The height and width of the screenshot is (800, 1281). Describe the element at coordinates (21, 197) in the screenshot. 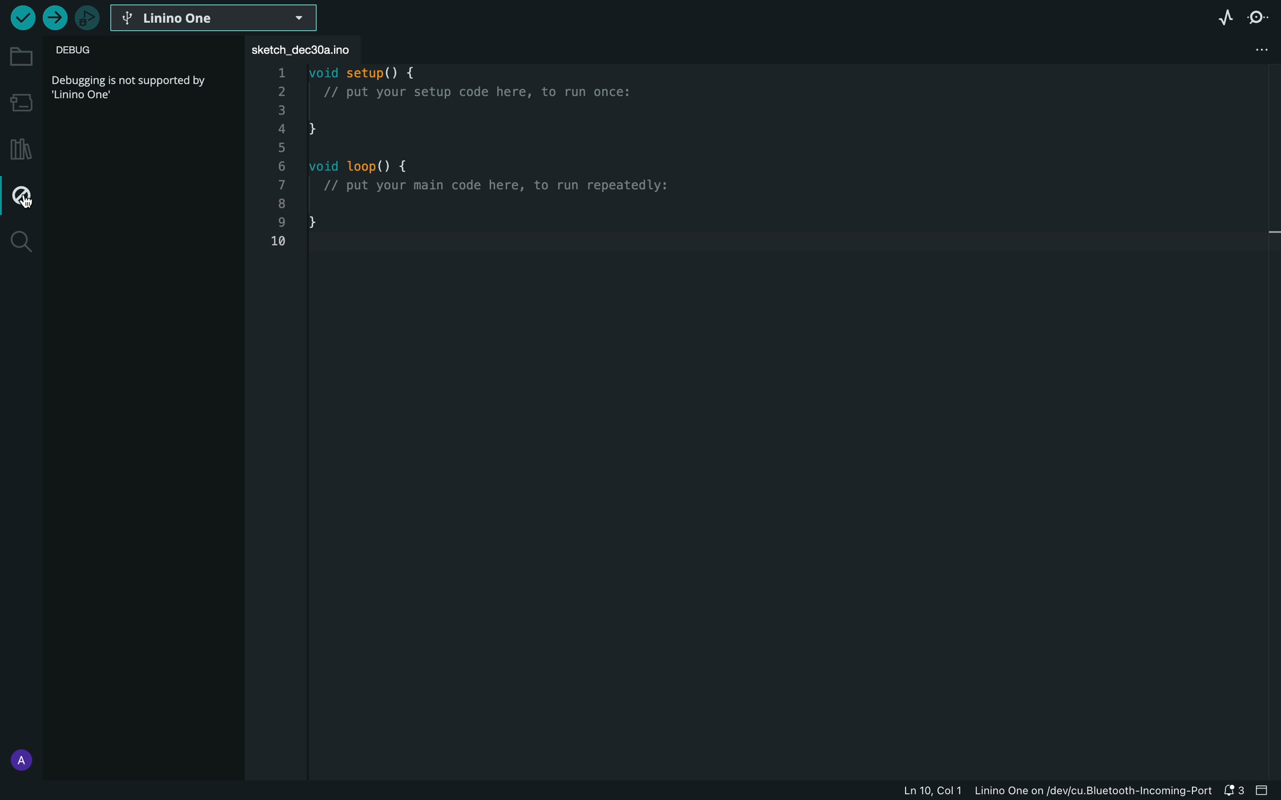

I see `debug` at that location.